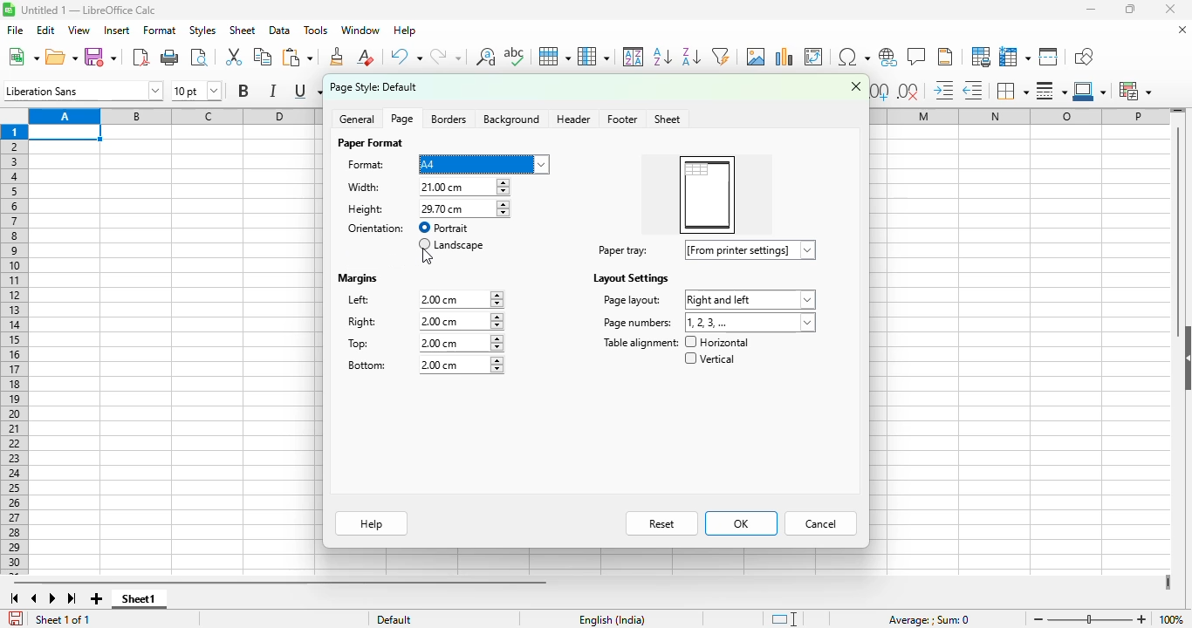 This screenshot has height=628, width=1192. What do you see at coordinates (65, 133) in the screenshot?
I see `active cell` at bounding box center [65, 133].